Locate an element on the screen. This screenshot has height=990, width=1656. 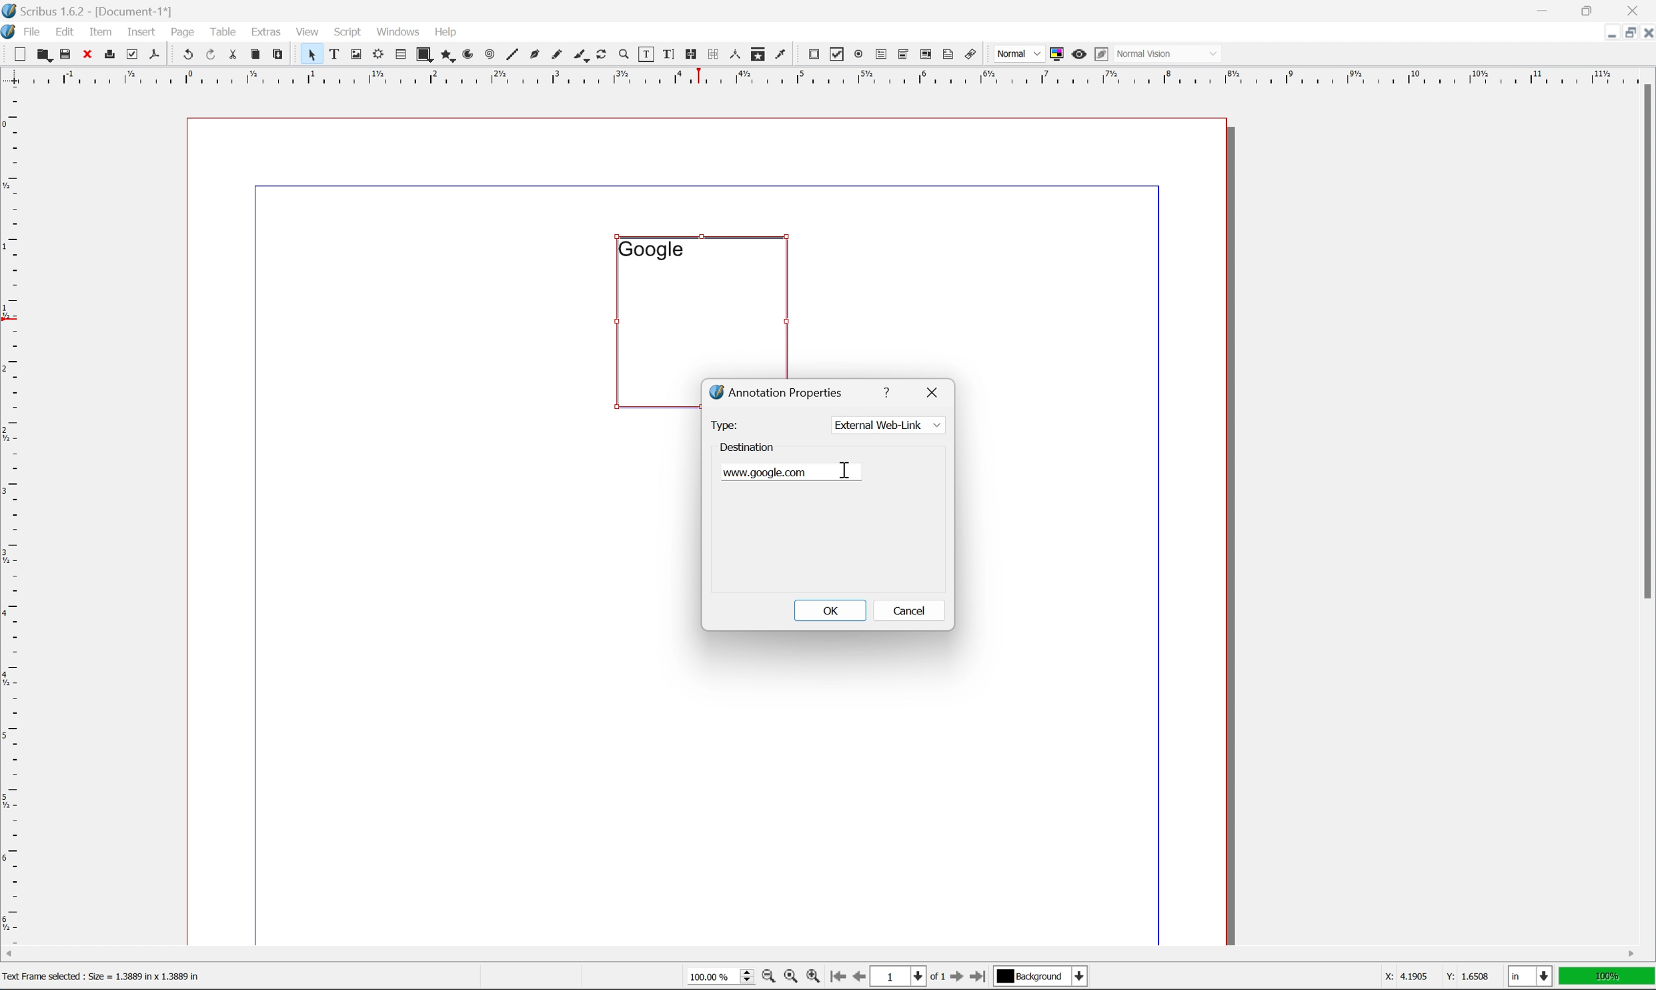
polygon is located at coordinates (448, 56).